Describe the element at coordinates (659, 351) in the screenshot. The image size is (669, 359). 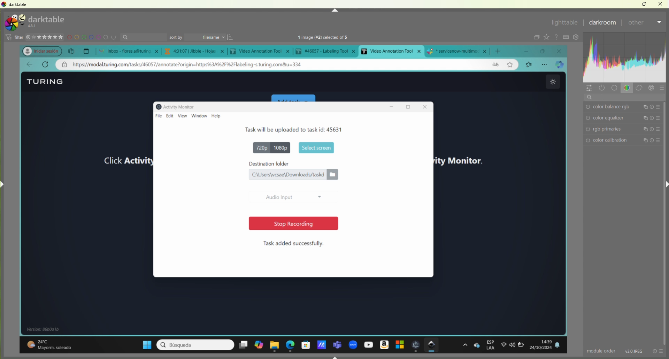
I see `info` at that location.